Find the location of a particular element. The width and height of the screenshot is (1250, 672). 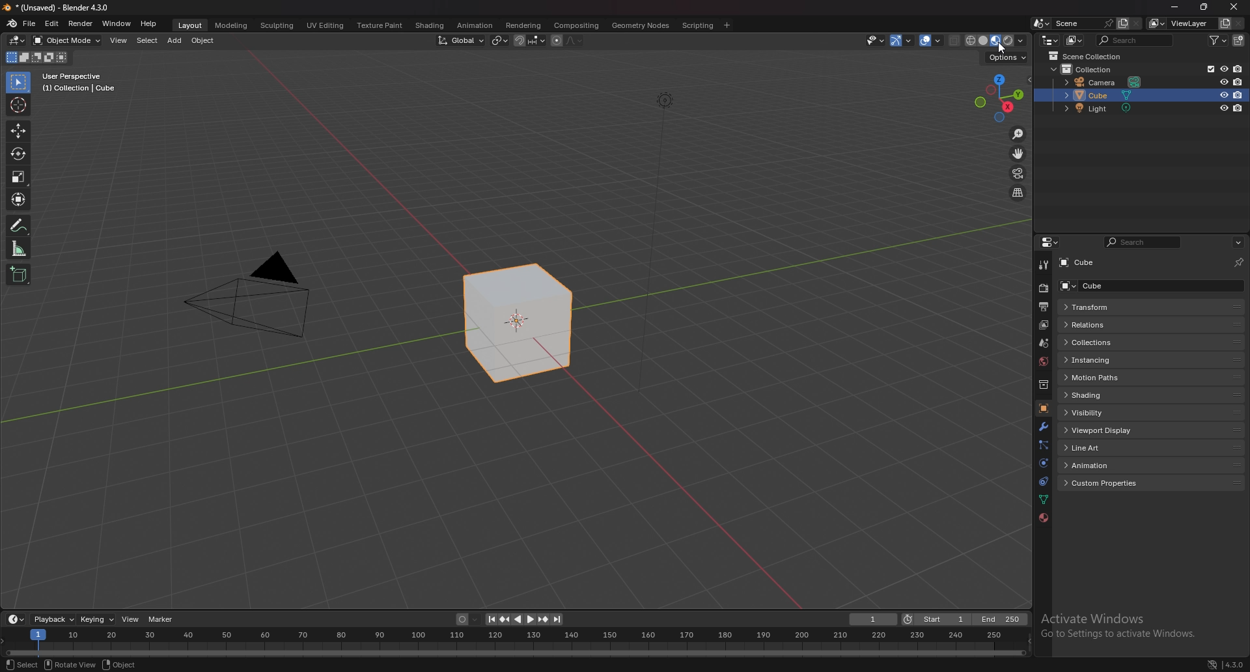

window is located at coordinates (116, 23).